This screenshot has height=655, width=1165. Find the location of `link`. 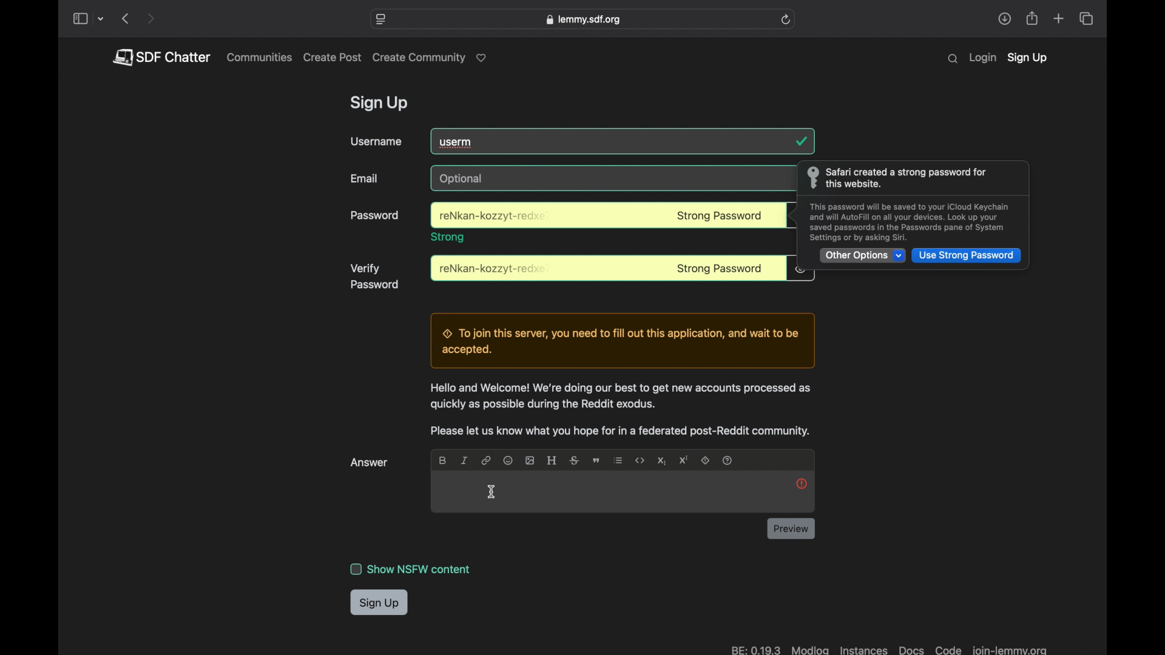

link is located at coordinates (487, 460).